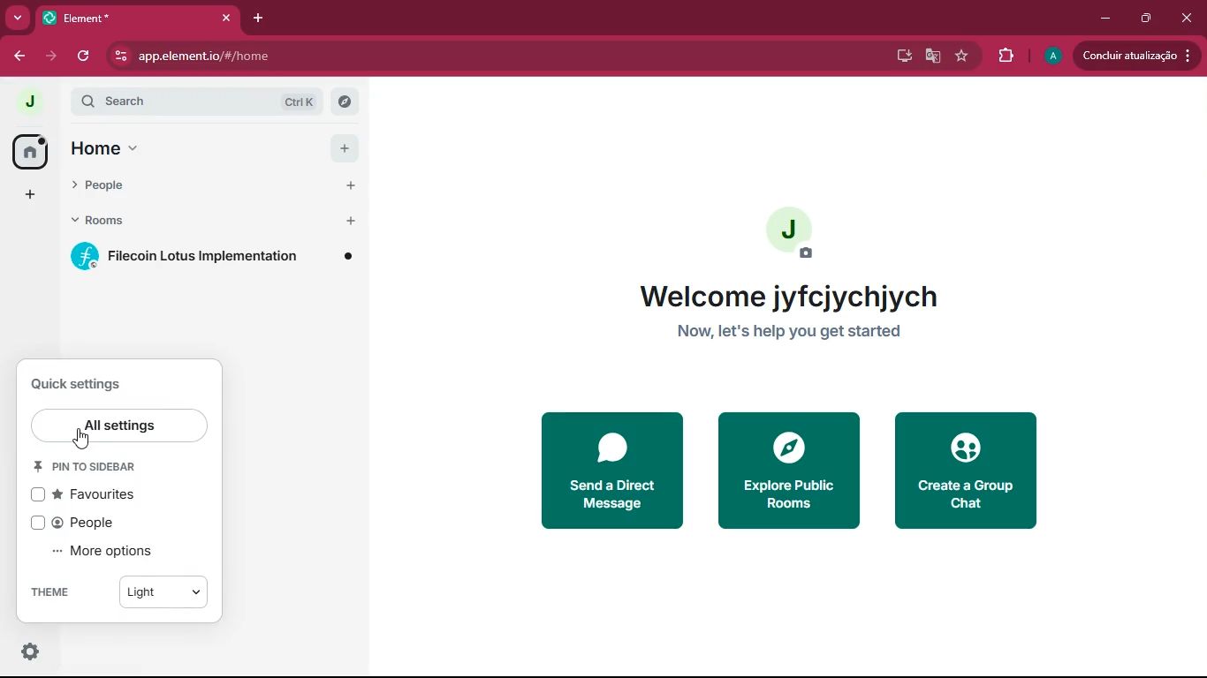  What do you see at coordinates (88, 523) in the screenshot?
I see `people` at bounding box center [88, 523].